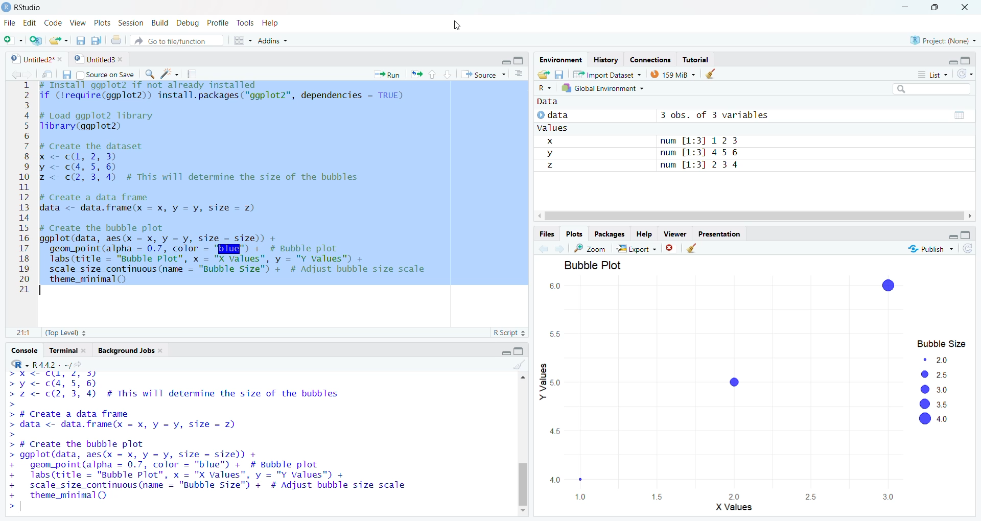 The image size is (981, 521). What do you see at coordinates (546, 233) in the screenshot?
I see `Files` at bounding box center [546, 233].